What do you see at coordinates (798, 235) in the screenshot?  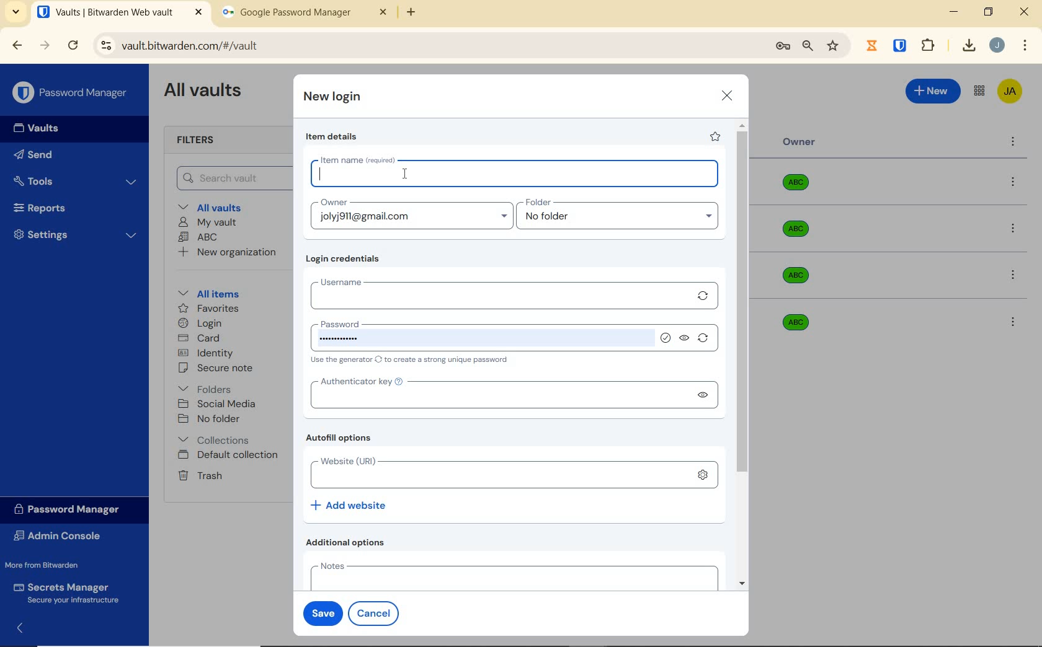 I see `Owner organization` at bounding box center [798, 235].